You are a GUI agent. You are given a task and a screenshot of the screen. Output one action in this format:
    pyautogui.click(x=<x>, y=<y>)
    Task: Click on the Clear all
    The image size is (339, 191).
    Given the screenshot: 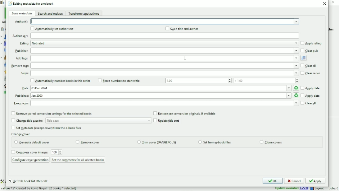 What is the action you would take?
    pyautogui.click(x=309, y=103)
    